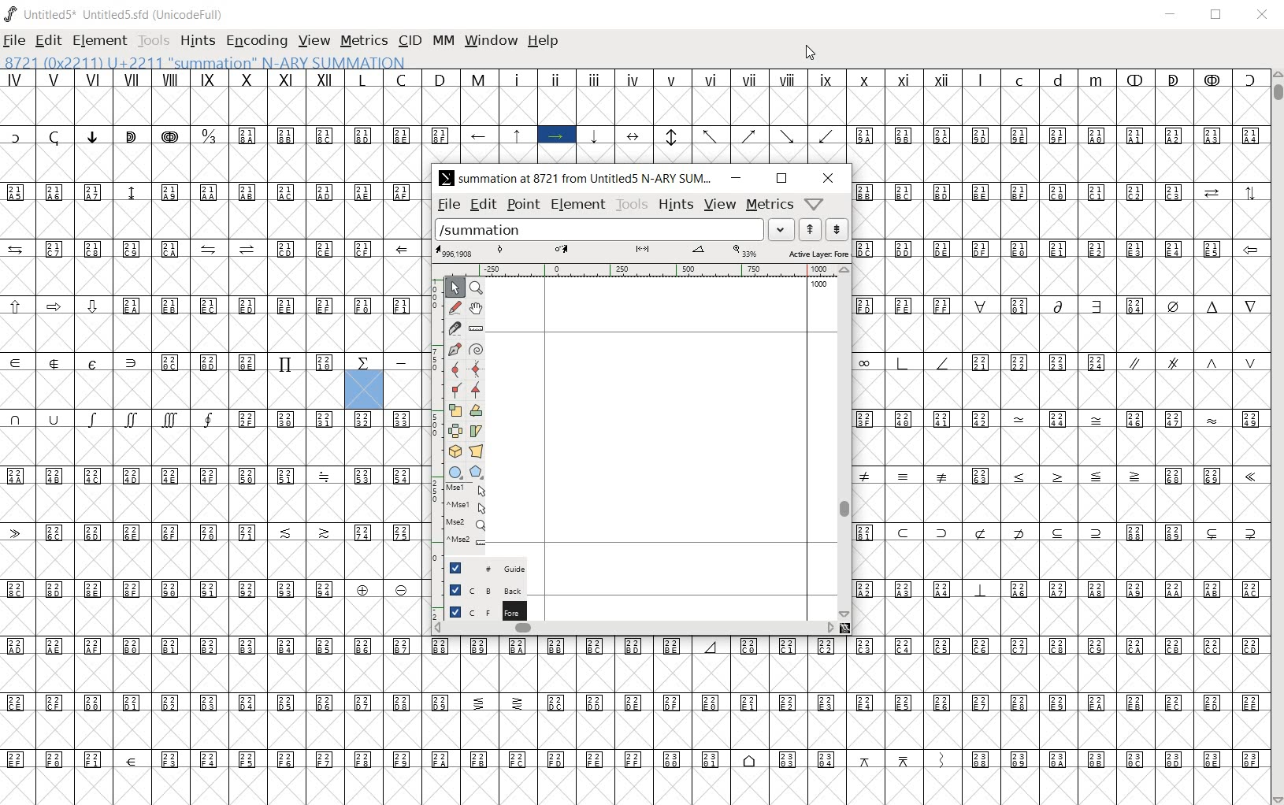  Describe the element at coordinates (210, 438) in the screenshot. I see `glyph characters` at that location.